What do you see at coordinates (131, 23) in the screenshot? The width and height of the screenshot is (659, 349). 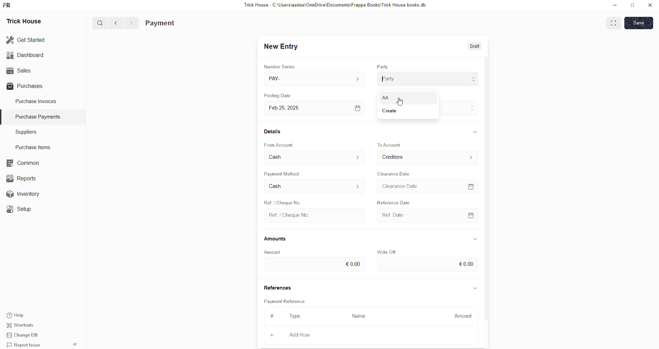 I see `>` at bounding box center [131, 23].